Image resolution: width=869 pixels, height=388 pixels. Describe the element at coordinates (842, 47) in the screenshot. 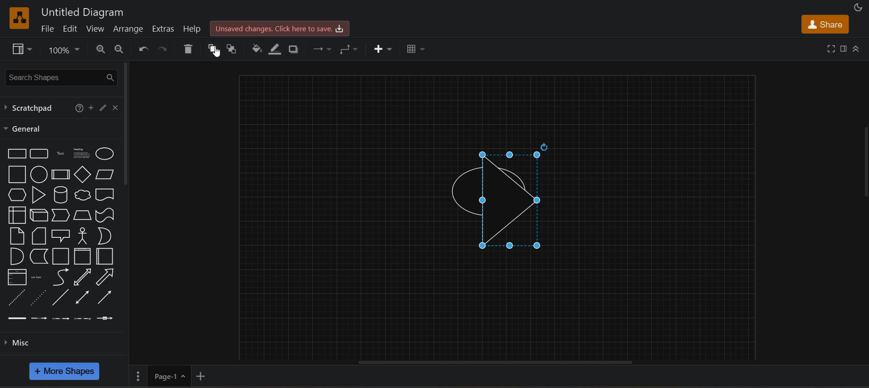

I see `format` at that location.